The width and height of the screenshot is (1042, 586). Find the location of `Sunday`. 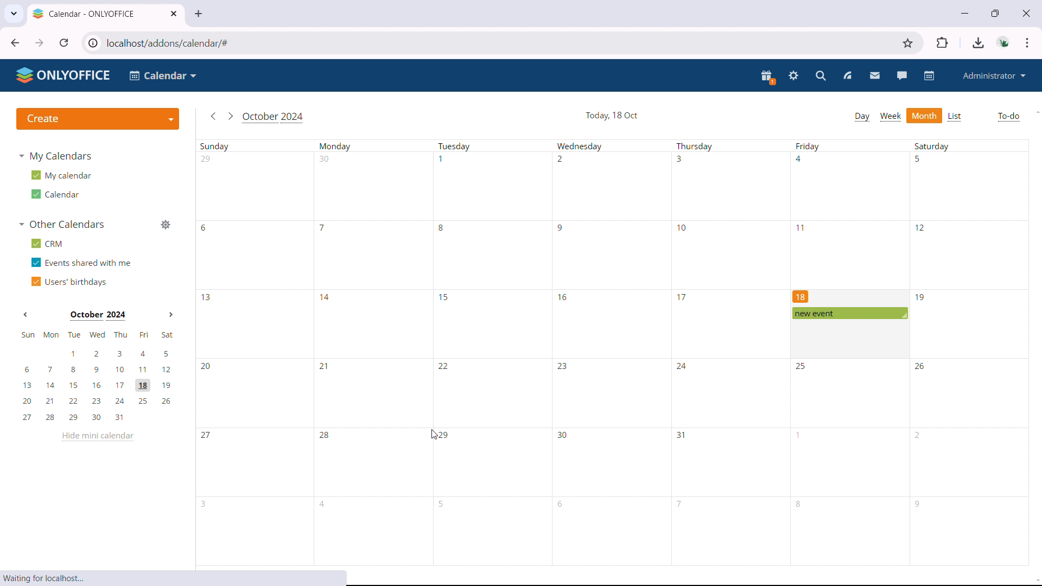

Sunday is located at coordinates (217, 146).